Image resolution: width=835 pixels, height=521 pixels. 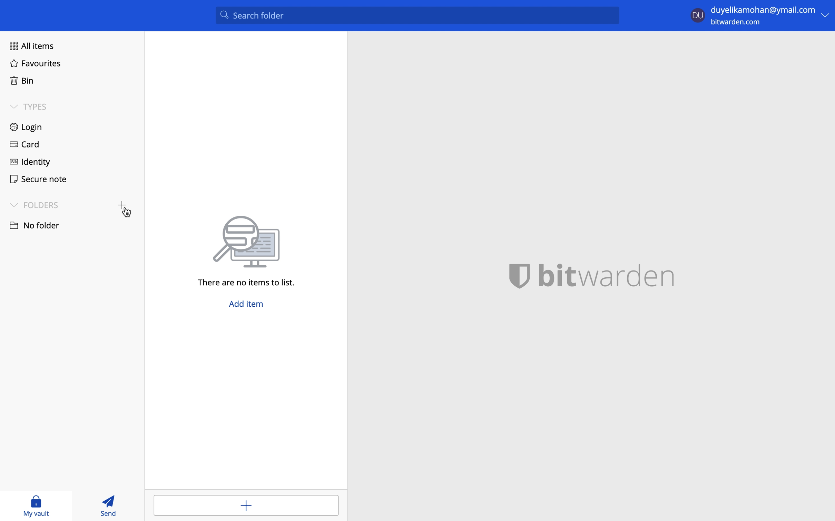 What do you see at coordinates (29, 106) in the screenshot?
I see `types` at bounding box center [29, 106].